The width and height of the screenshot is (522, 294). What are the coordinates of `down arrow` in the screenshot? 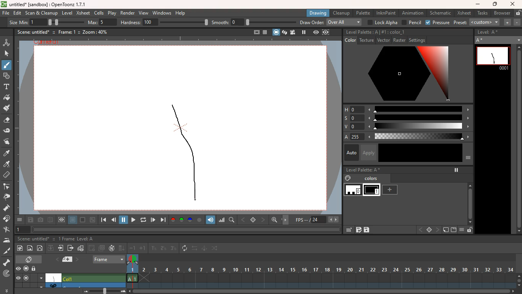 It's located at (41, 286).